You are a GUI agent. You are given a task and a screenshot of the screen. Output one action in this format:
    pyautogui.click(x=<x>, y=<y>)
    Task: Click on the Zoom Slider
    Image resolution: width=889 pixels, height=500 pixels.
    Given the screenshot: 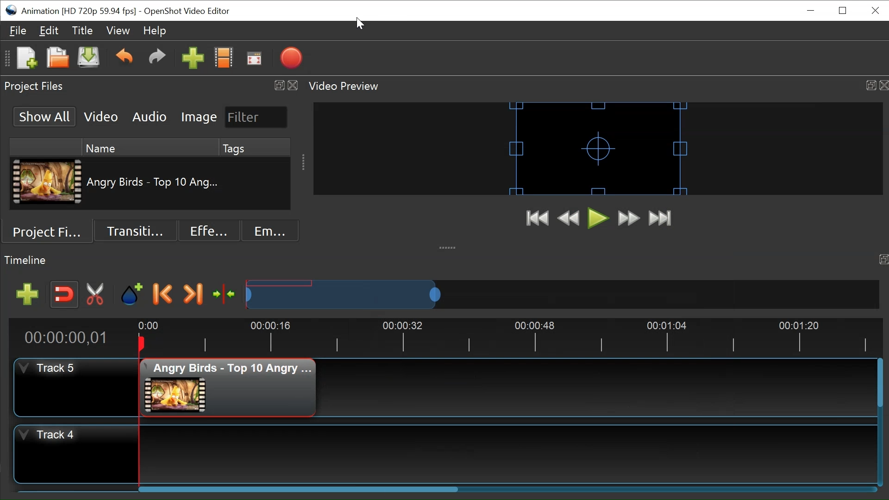 What is the action you would take?
    pyautogui.click(x=562, y=294)
    